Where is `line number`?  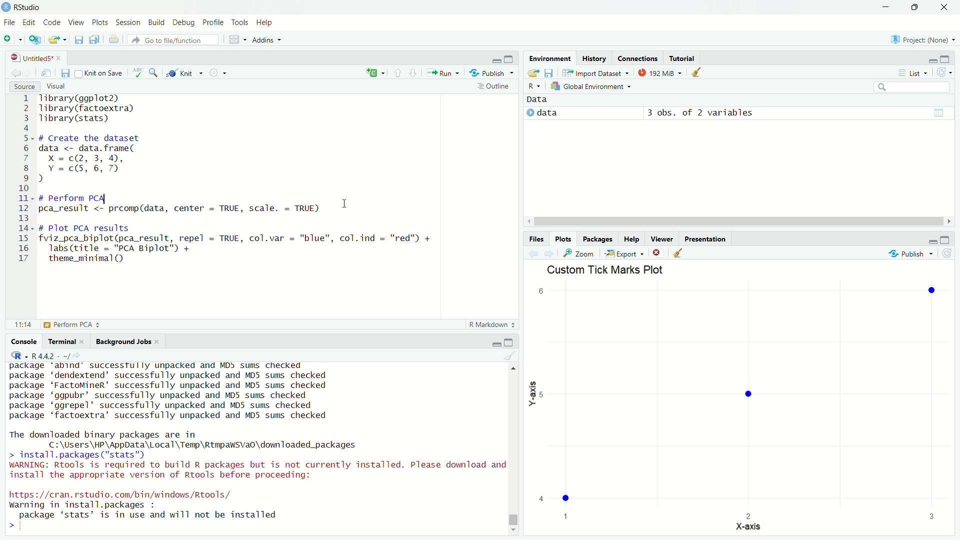 line number is located at coordinates (24, 179).